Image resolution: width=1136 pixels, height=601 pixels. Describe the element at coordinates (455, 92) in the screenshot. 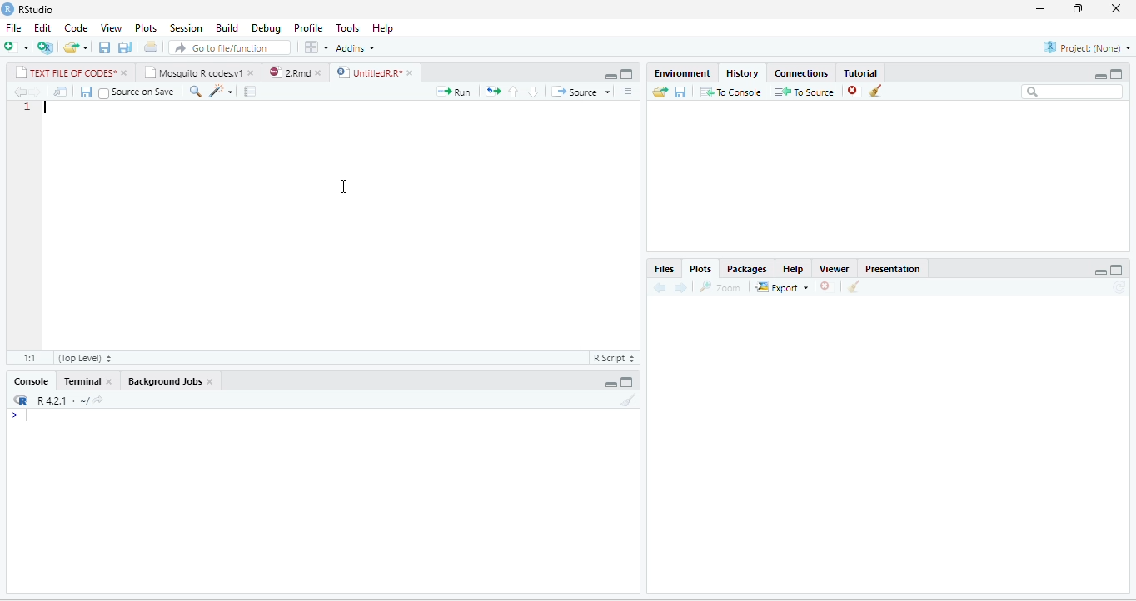

I see `run` at that location.